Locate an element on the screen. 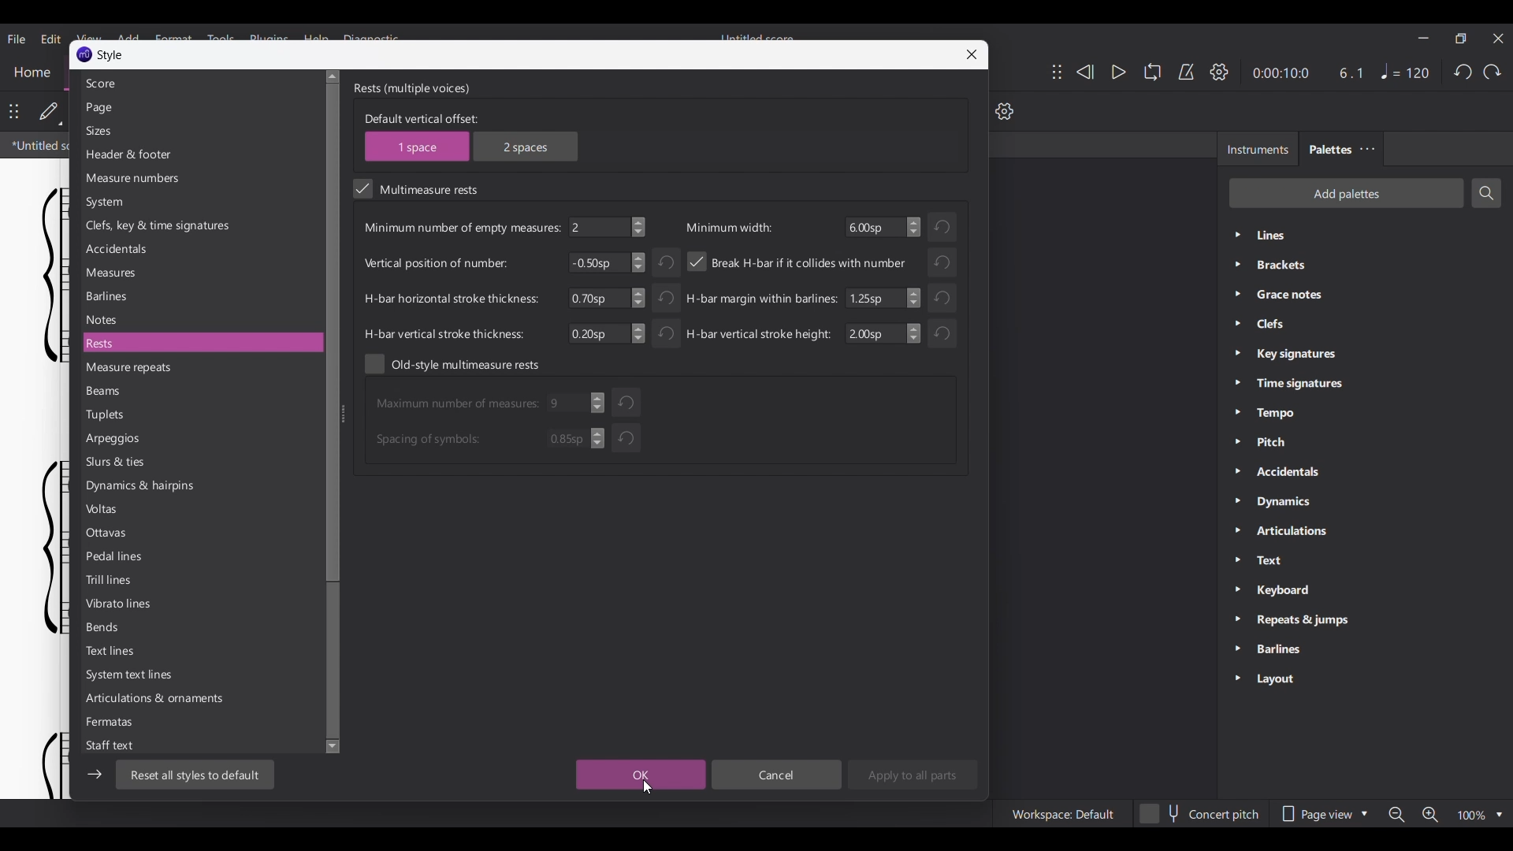 Image resolution: width=1513 pixels, height=851 pixels. Change width of respective panel is located at coordinates (344, 396).